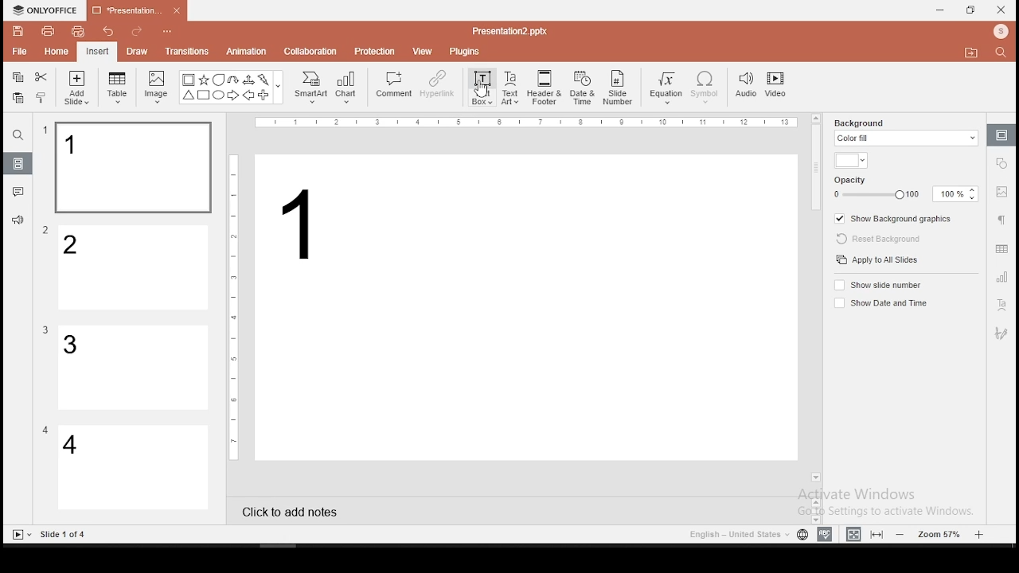  What do you see at coordinates (173, 33) in the screenshot?
I see `` at bounding box center [173, 33].